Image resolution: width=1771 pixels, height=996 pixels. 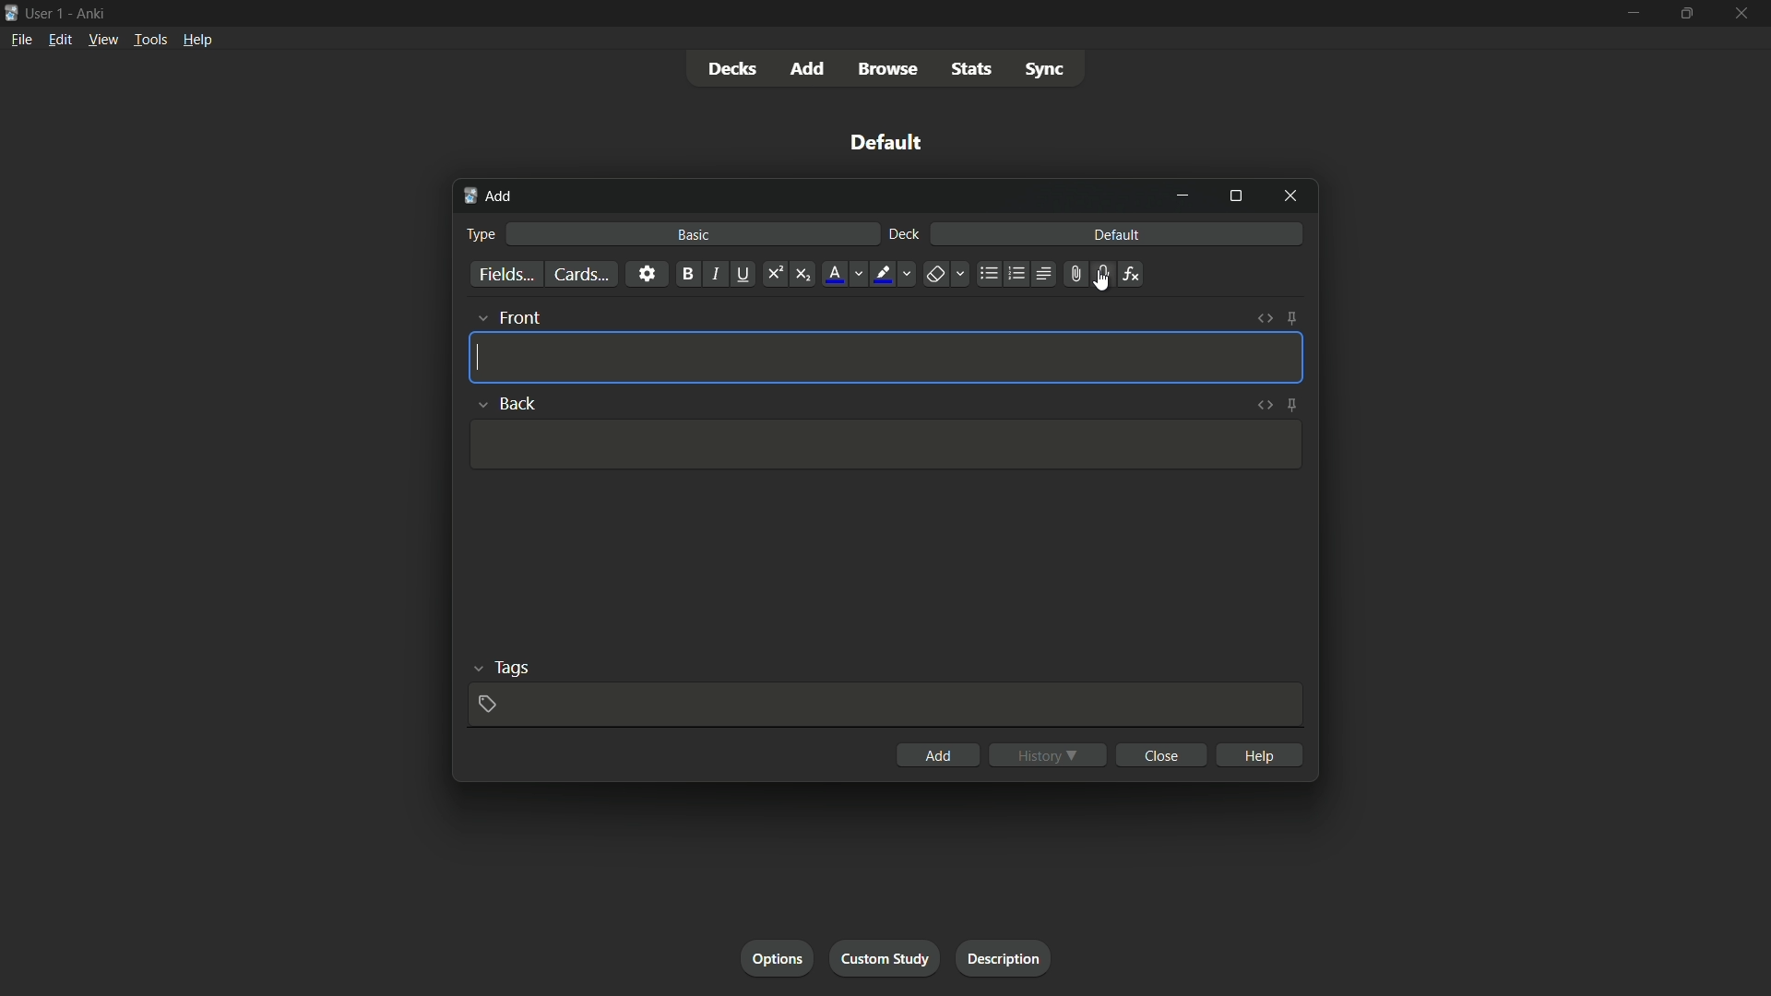 What do you see at coordinates (776, 959) in the screenshot?
I see `options` at bounding box center [776, 959].